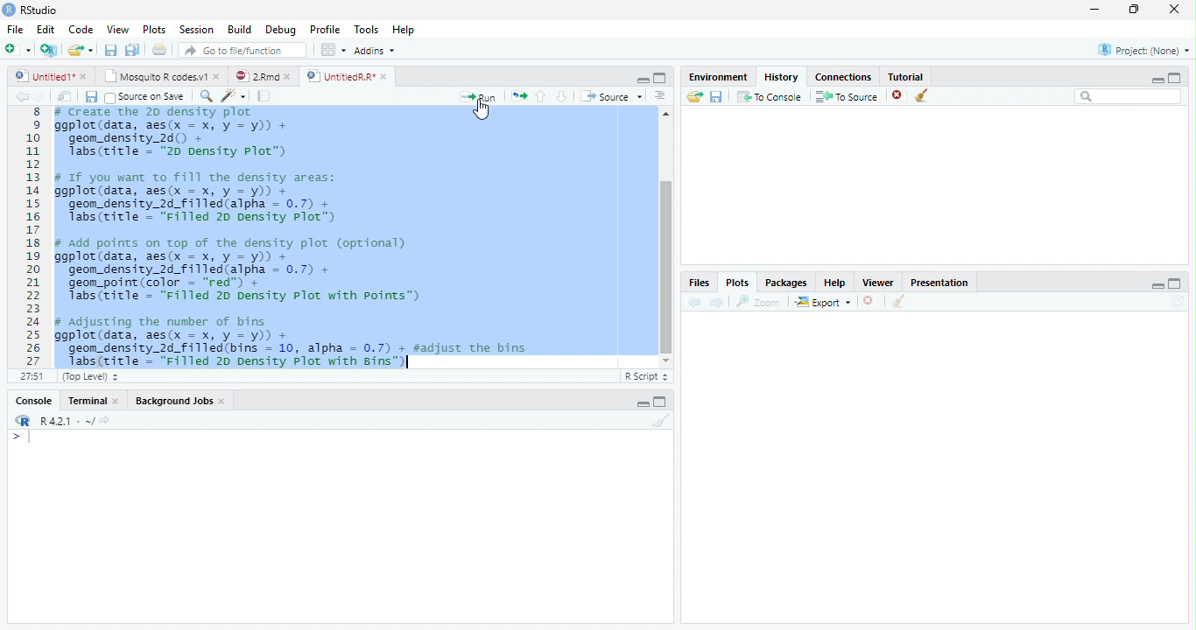 The width and height of the screenshot is (1196, 630). Describe the element at coordinates (665, 360) in the screenshot. I see `Scrollbar down` at that location.